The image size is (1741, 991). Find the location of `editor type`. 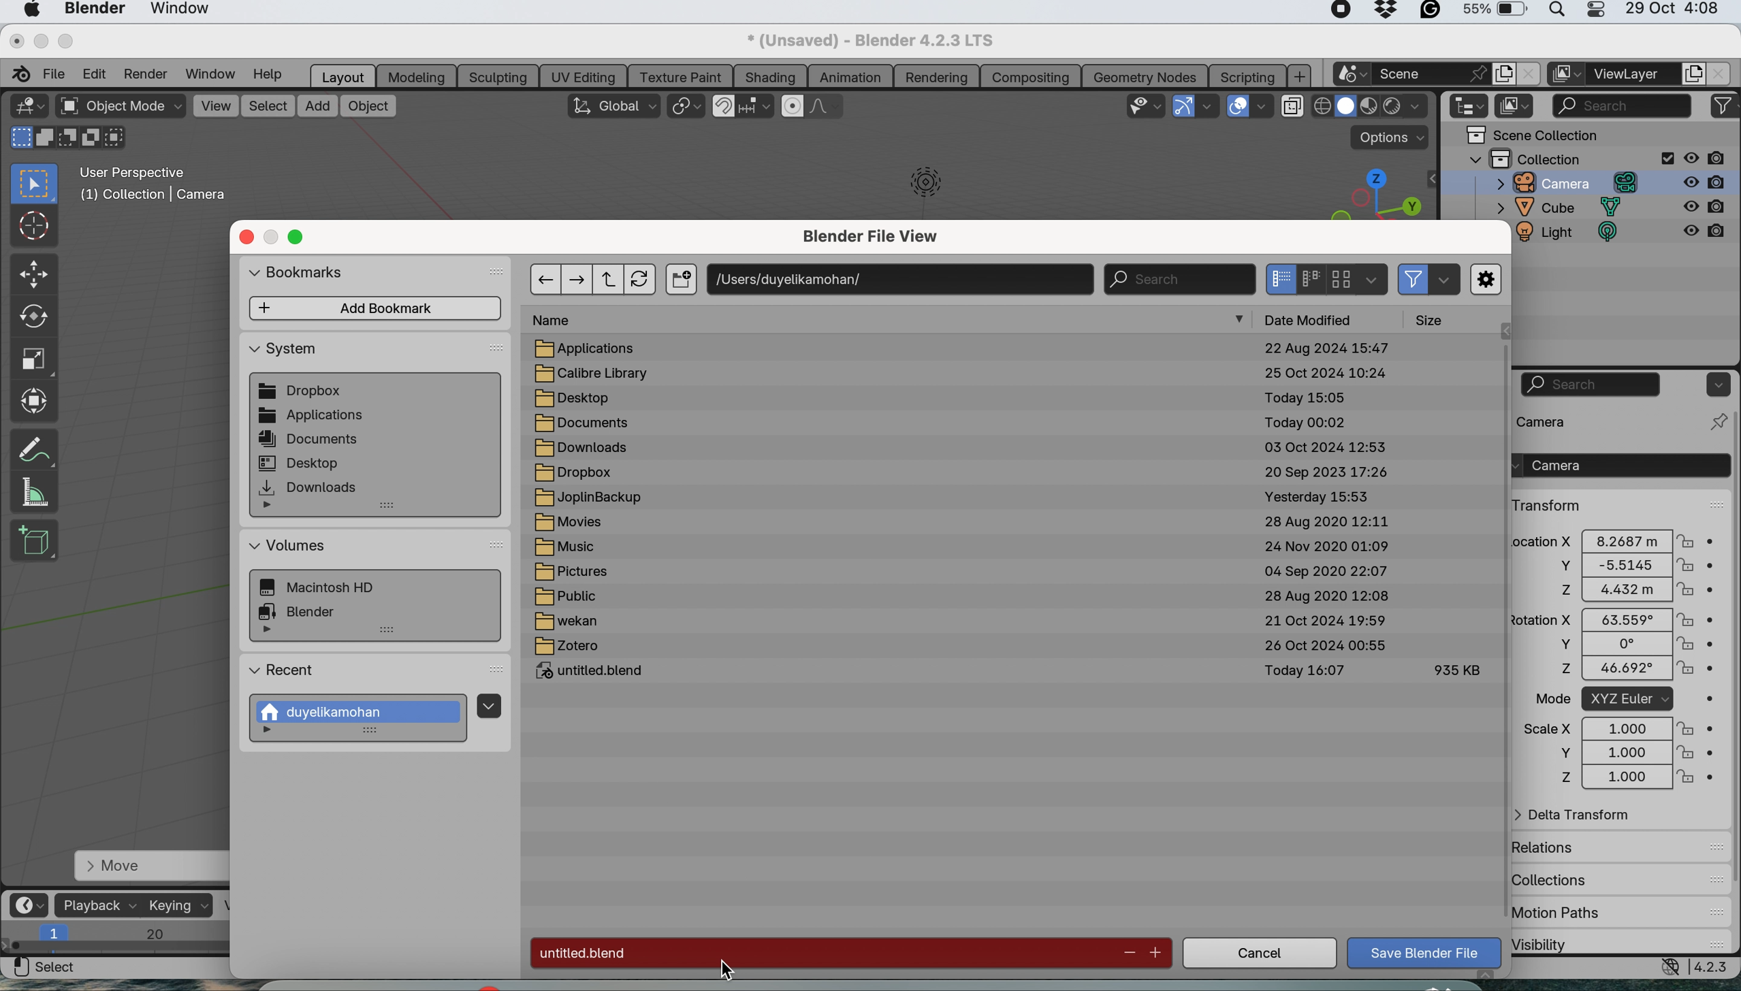

editor type is located at coordinates (1471, 106).